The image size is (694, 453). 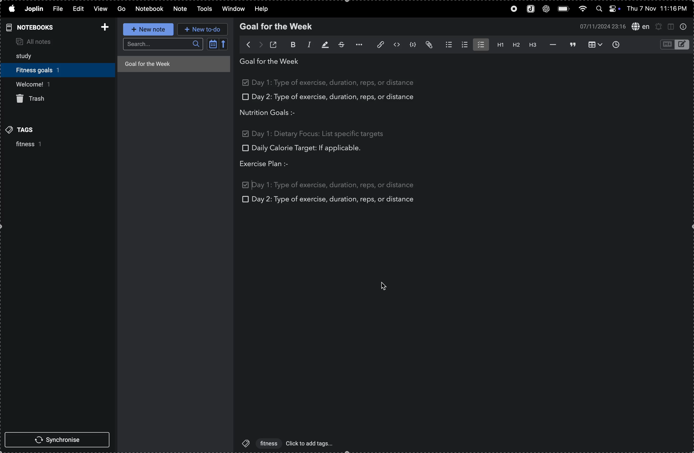 What do you see at coordinates (244, 97) in the screenshot?
I see `checkbox` at bounding box center [244, 97].